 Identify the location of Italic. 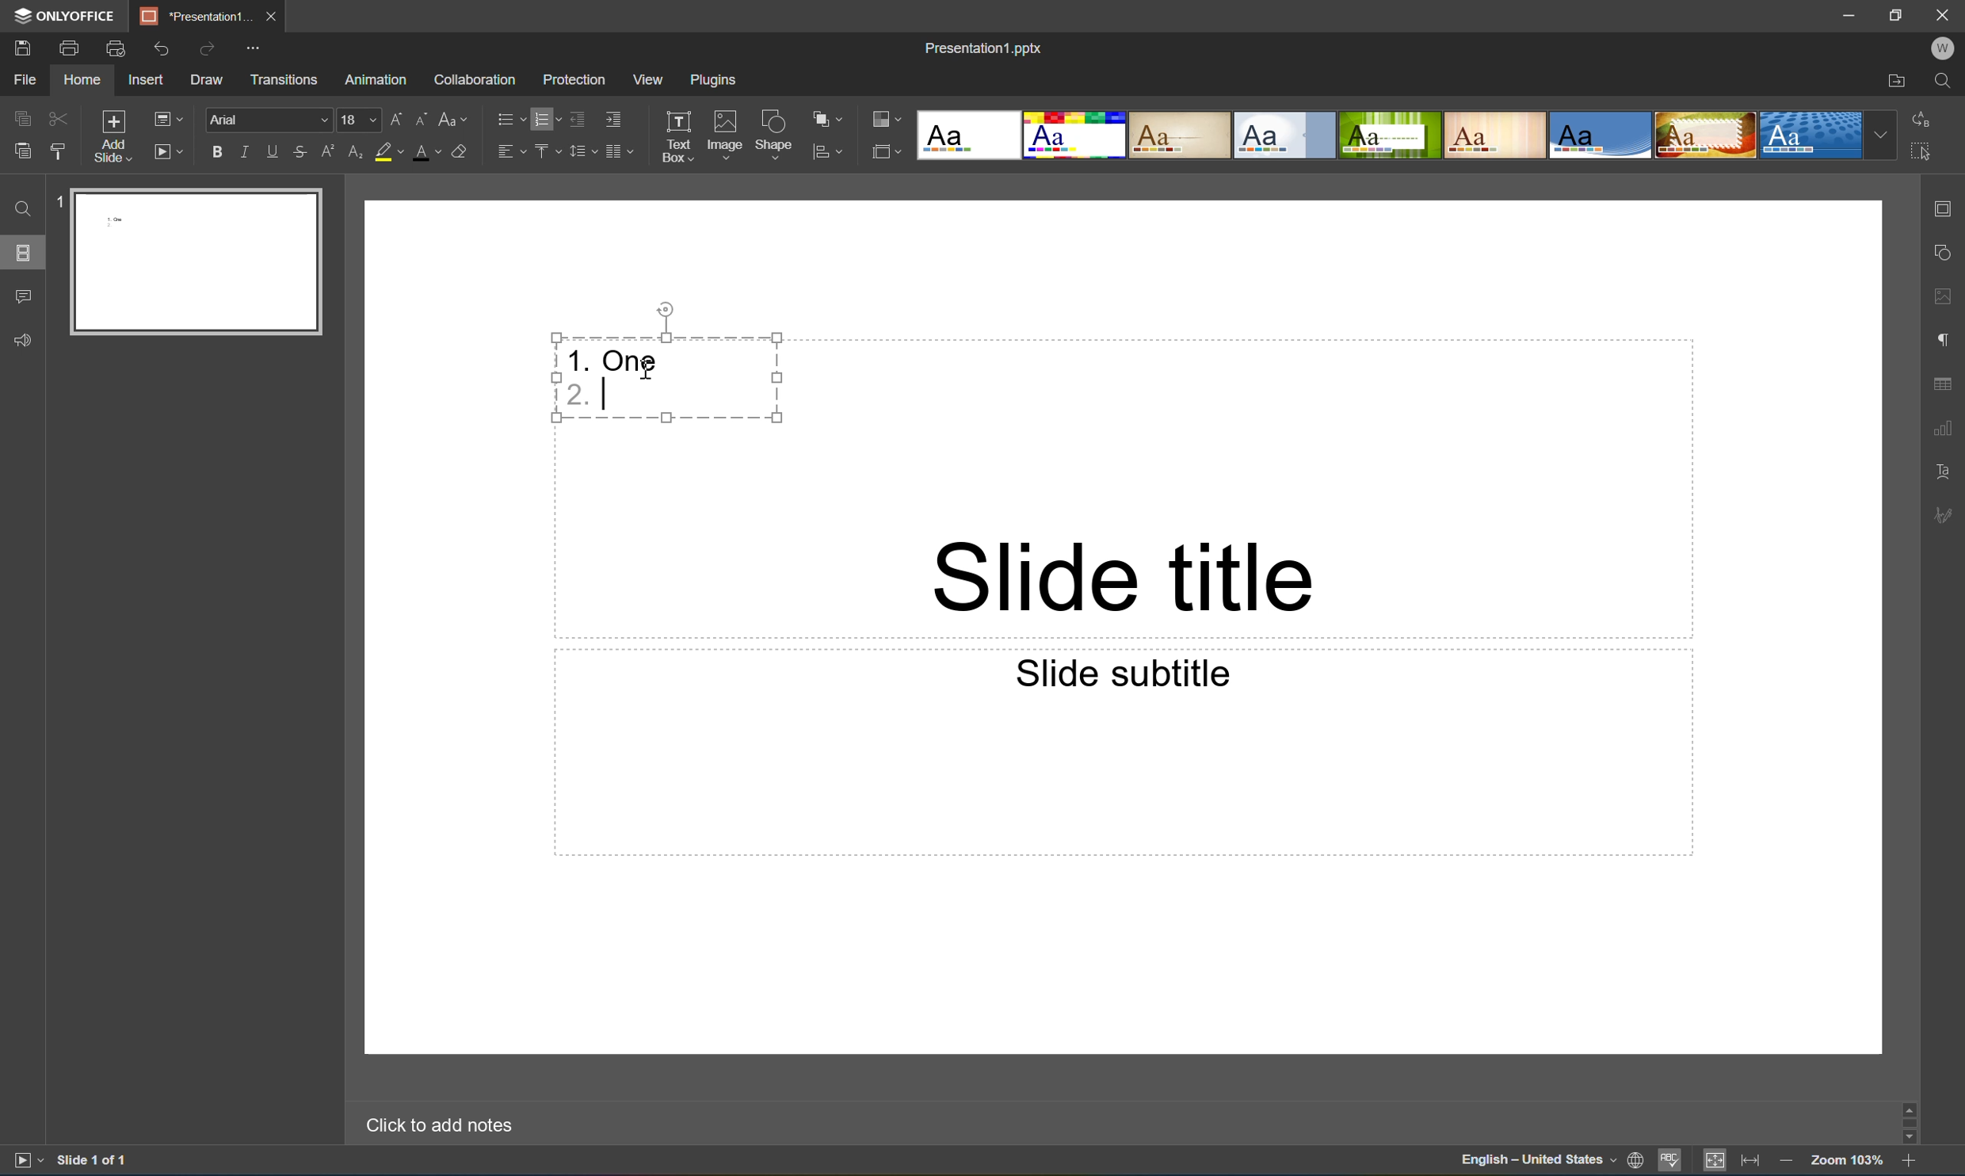
(251, 151).